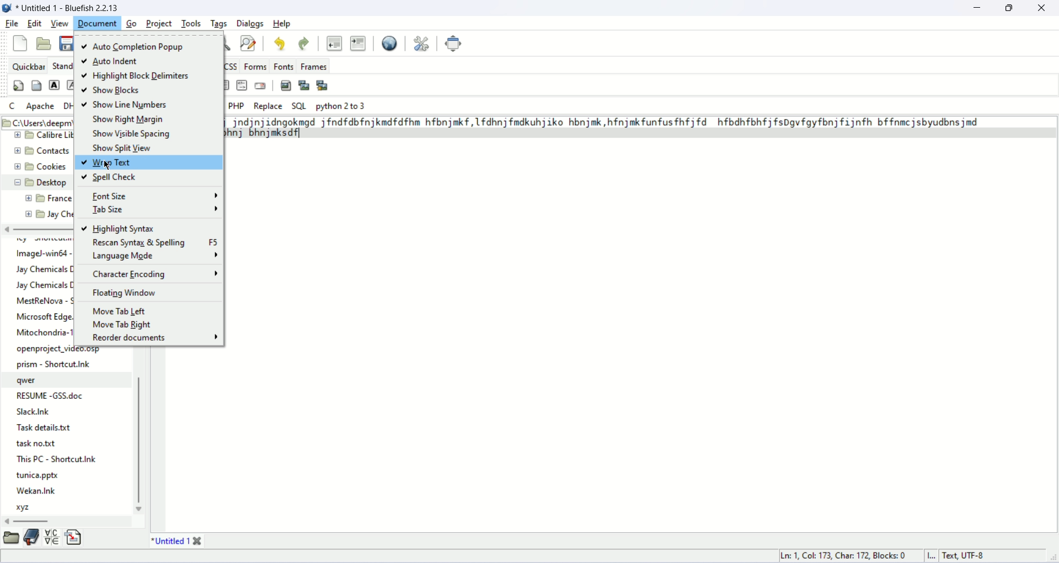 This screenshot has height=563, width=1059. I want to click on save, so click(67, 43).